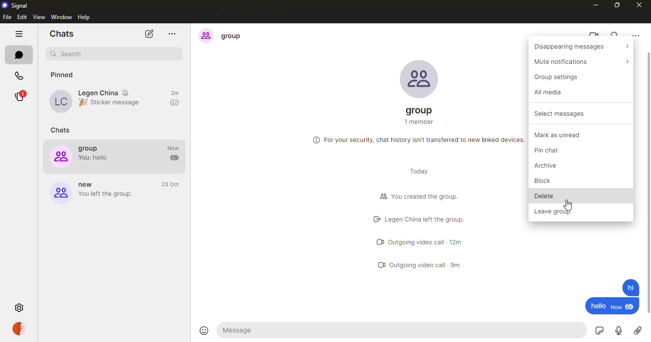  I want to click on hello, so click(597, 307).